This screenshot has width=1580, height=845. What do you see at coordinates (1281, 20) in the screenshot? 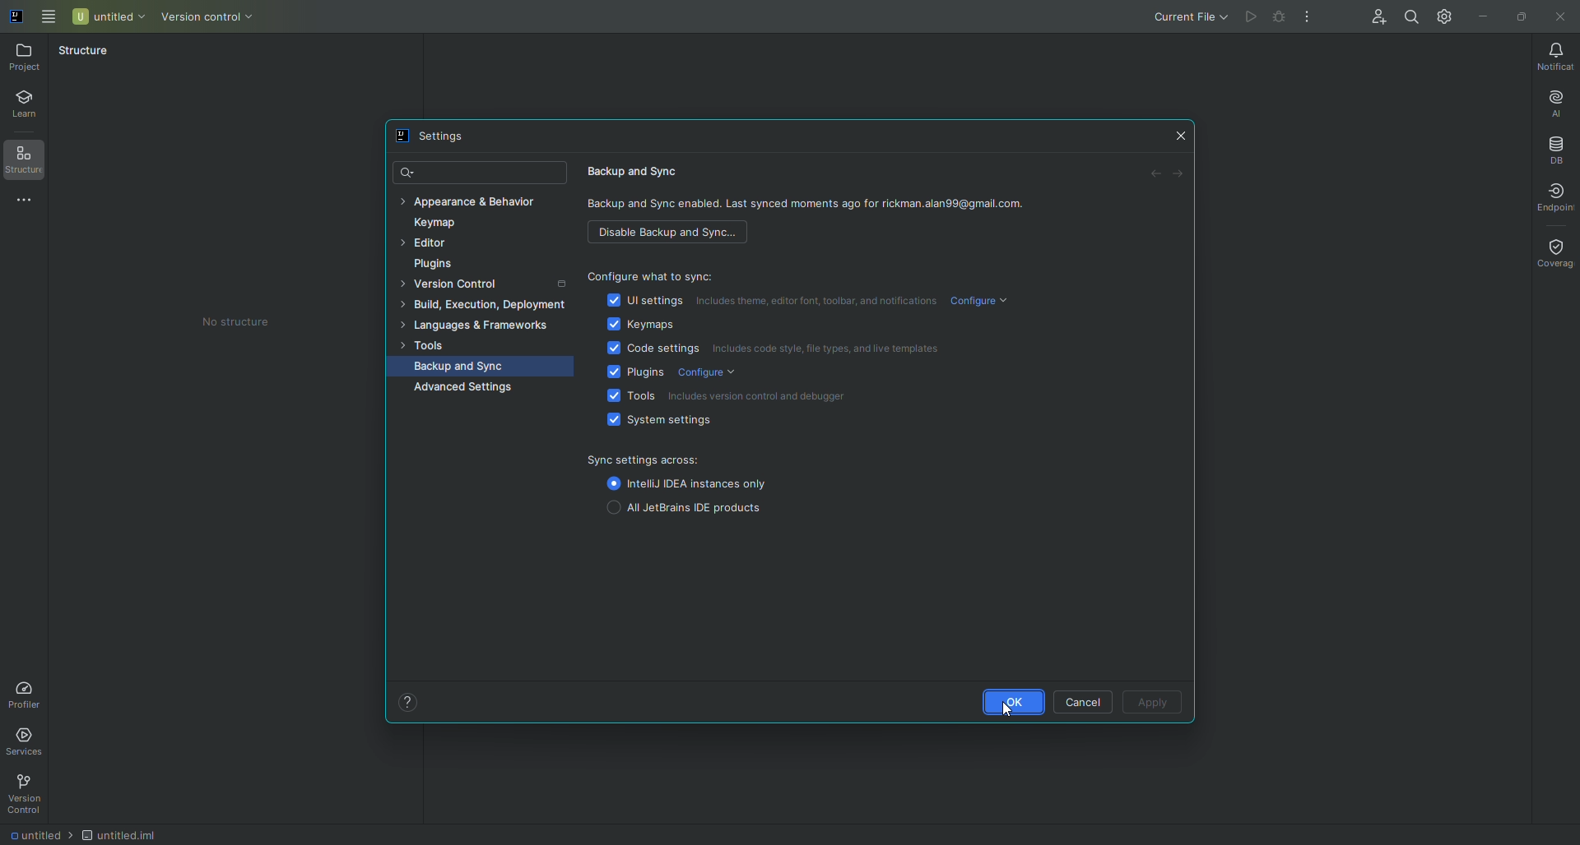
I see `Cannot run current  file` at bounding box center [1281, 20].